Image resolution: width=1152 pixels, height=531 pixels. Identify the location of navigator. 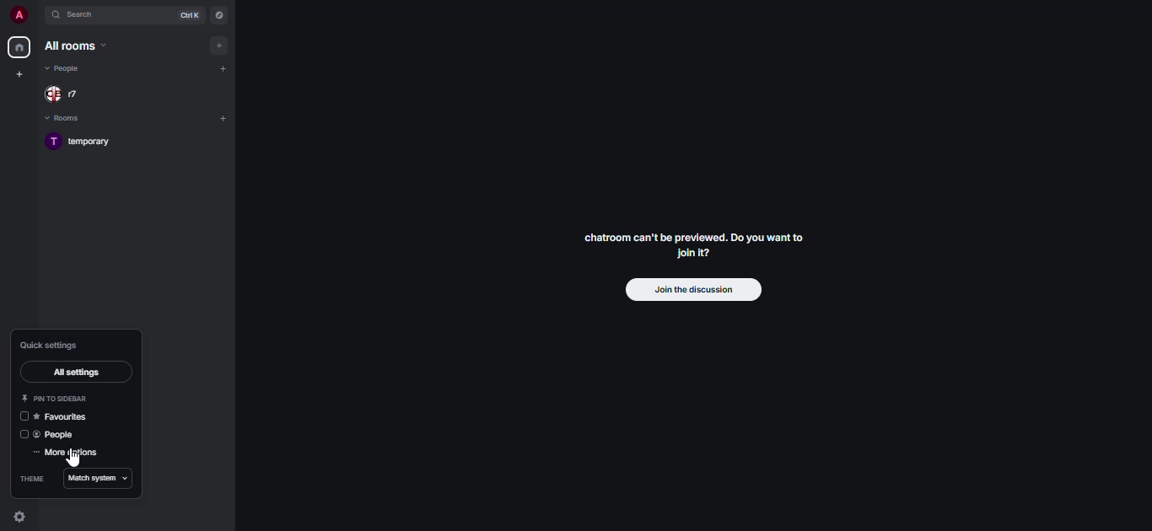
(220, 15).